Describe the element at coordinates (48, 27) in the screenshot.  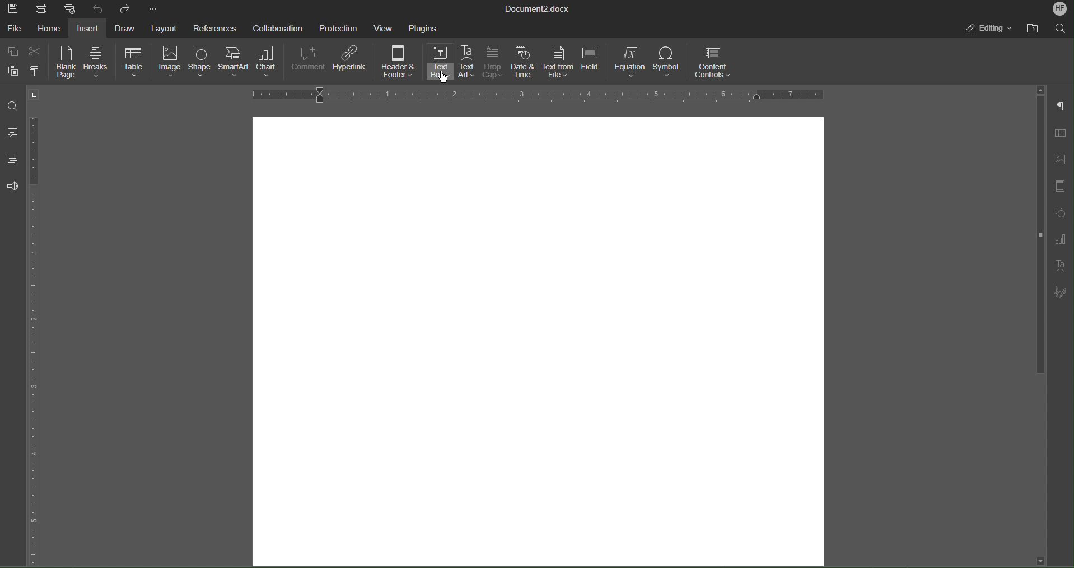
I see `Home` at that location.